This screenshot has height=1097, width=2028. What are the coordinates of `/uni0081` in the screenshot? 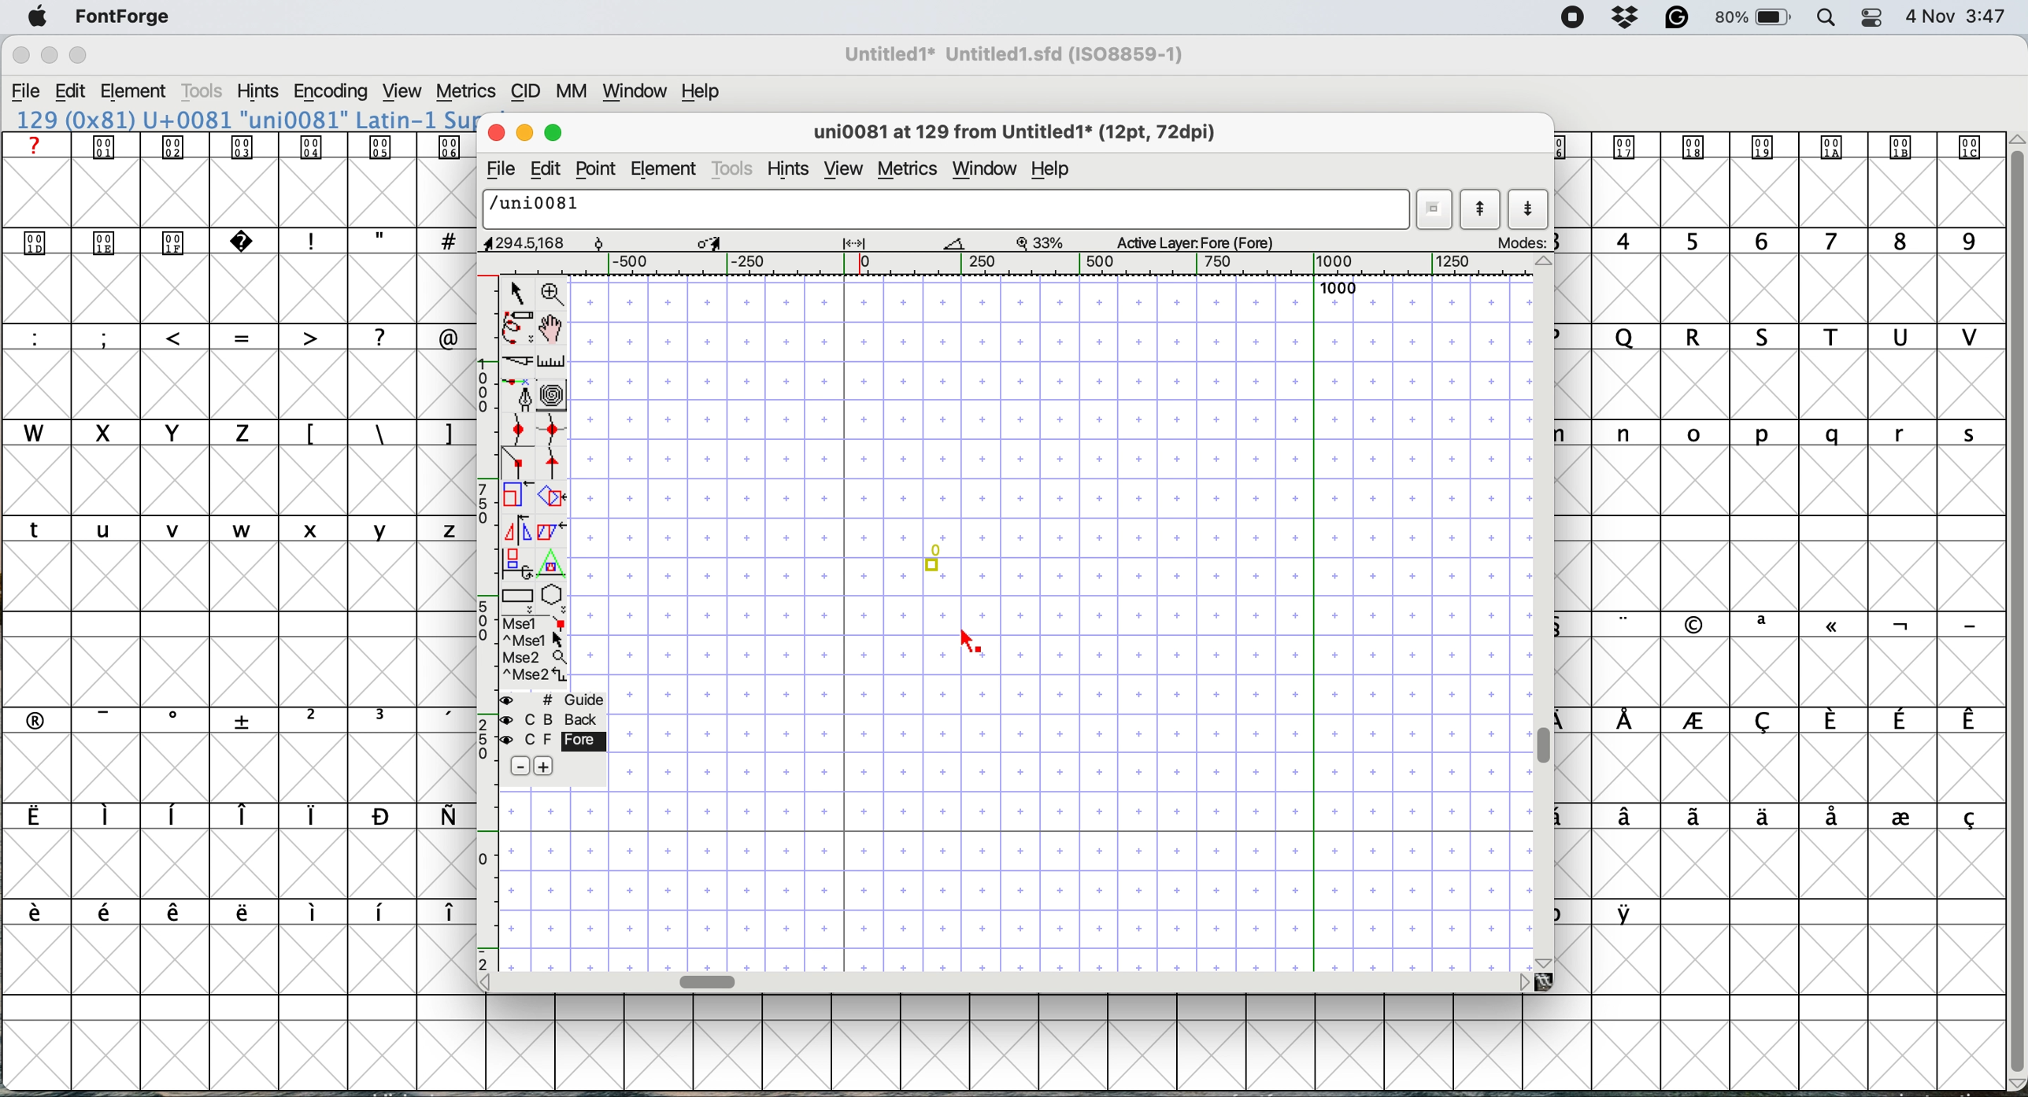 It's located at (947, 211).